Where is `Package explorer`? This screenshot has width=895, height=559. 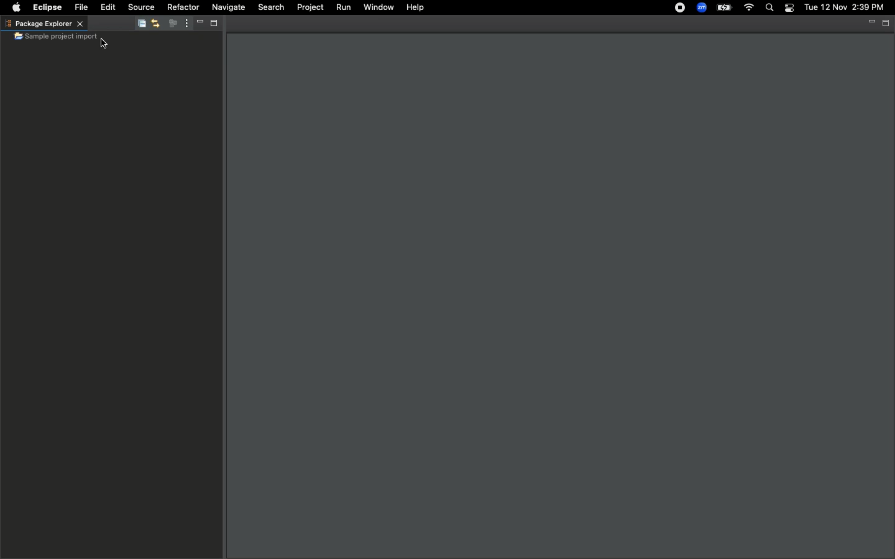
Package explorer is located at coordinates (44, 23).